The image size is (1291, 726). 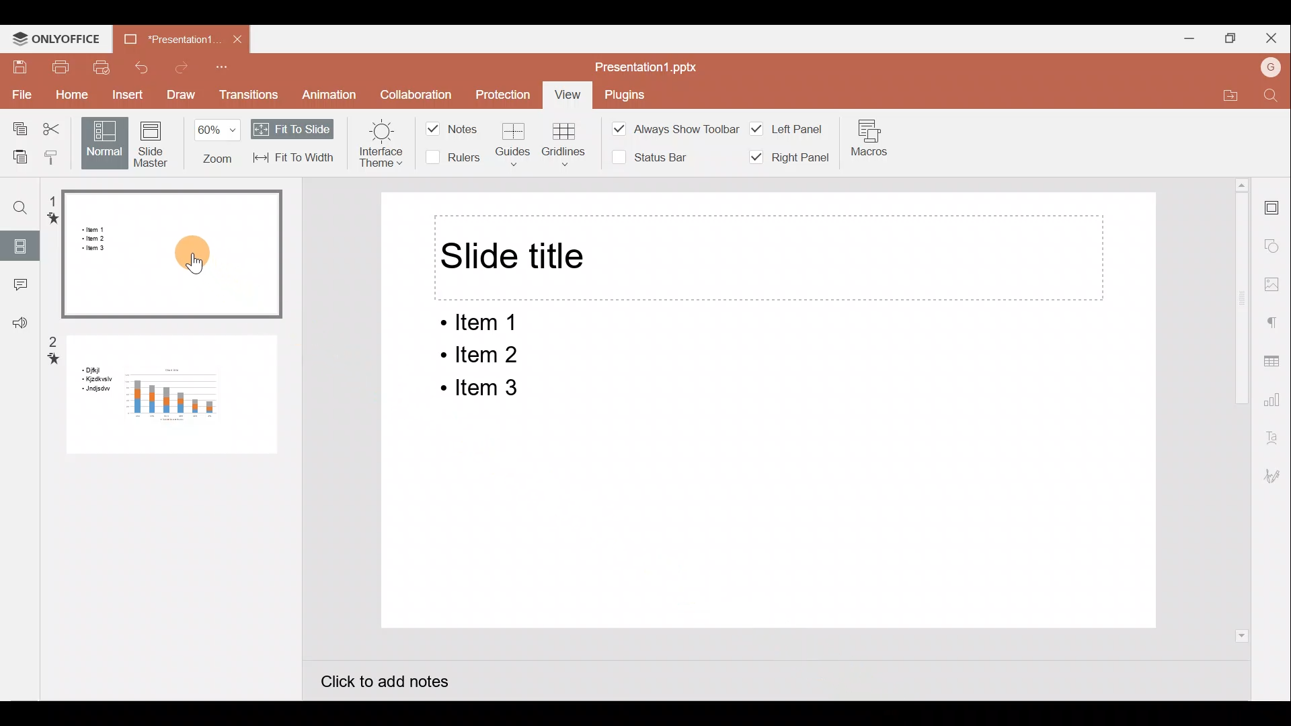 What do you see at coordinates (163, 402) in the screenshot?
I see `Slide 2 preview` at bounding box center [163, 402].